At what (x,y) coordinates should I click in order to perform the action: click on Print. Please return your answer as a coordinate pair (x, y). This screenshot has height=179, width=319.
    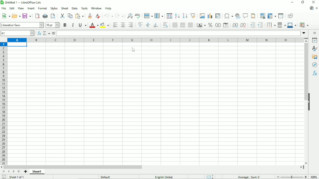
    Looking at the image, I should click on (45, 16).